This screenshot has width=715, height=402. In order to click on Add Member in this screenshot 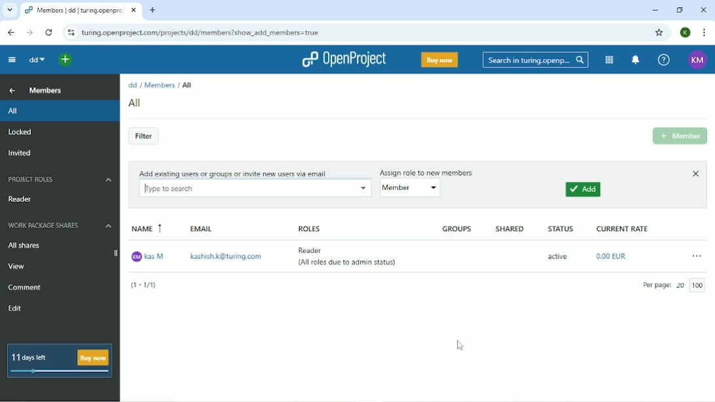, I will do `click(679, 136)`.